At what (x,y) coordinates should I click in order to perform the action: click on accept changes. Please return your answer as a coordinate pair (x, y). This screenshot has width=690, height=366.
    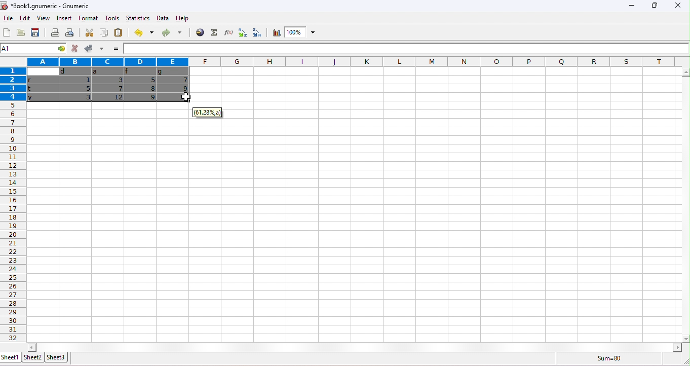
    Looking at the image, I should click on (89, 48).